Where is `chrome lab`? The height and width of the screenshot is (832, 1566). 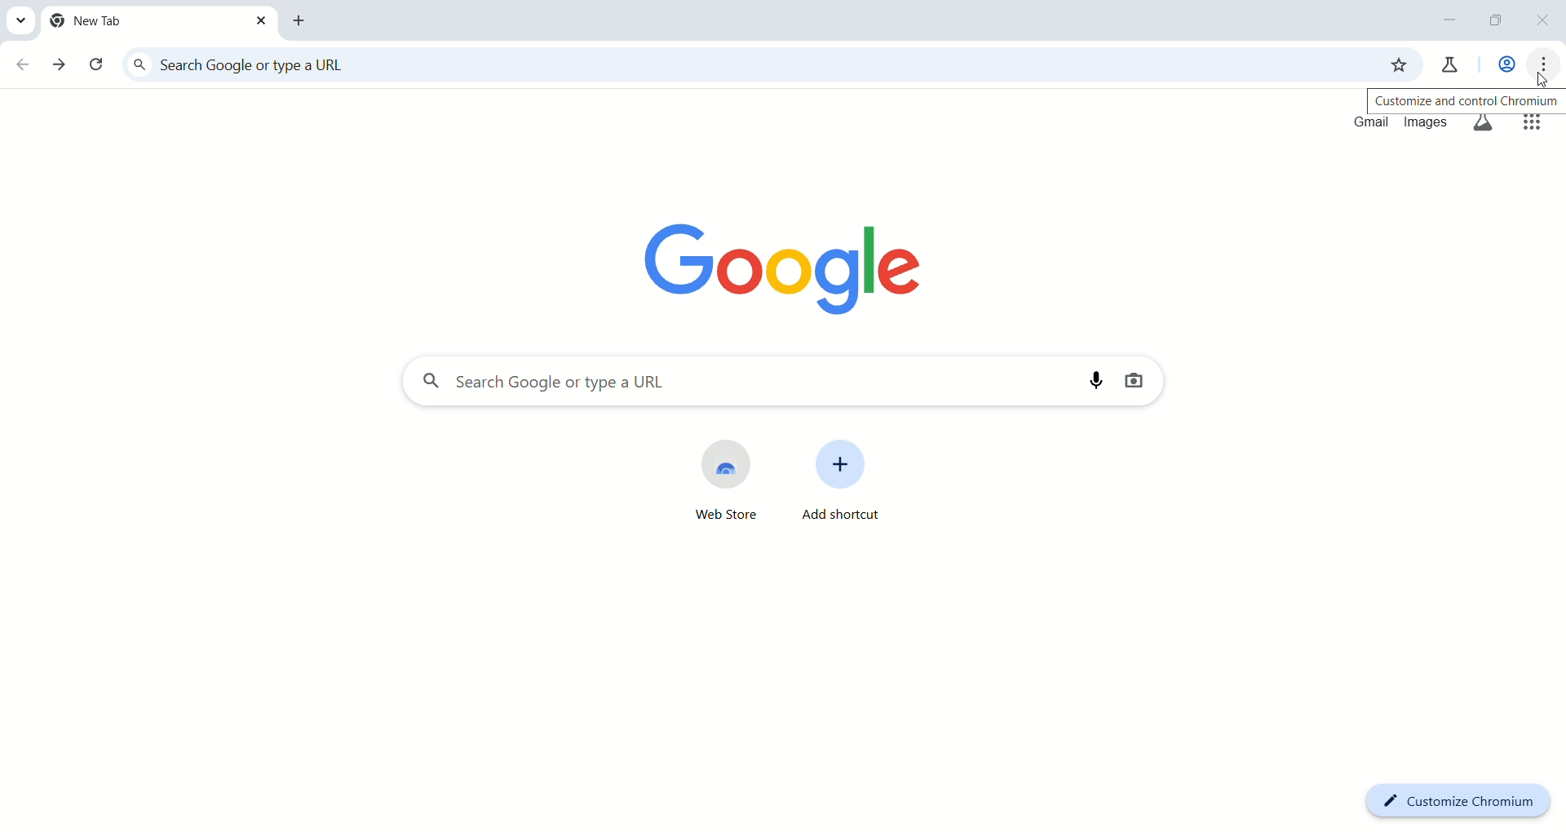 chrome lab is located at coordinates (1448, 69).